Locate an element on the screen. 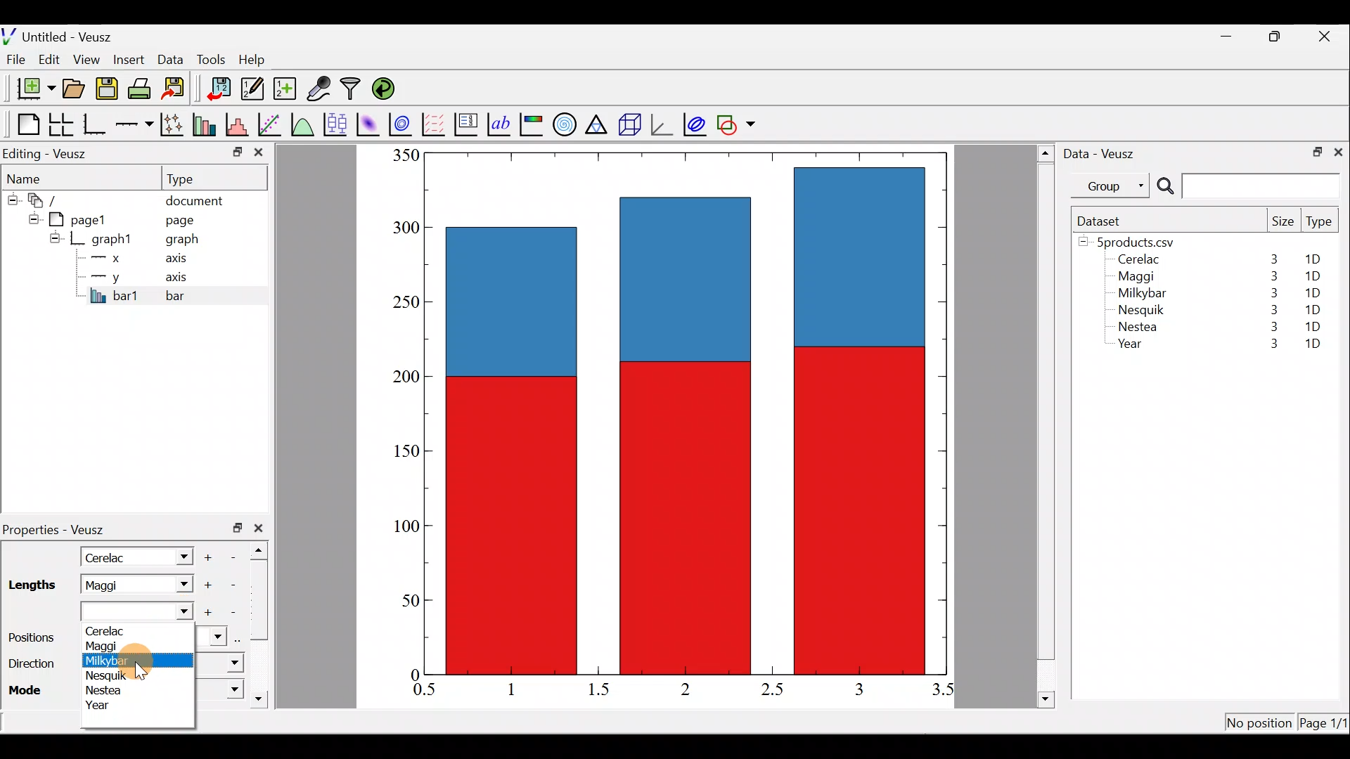 The width and height of the screenshot is (1350, 759). Add another item is located at coordinates (210, 613).